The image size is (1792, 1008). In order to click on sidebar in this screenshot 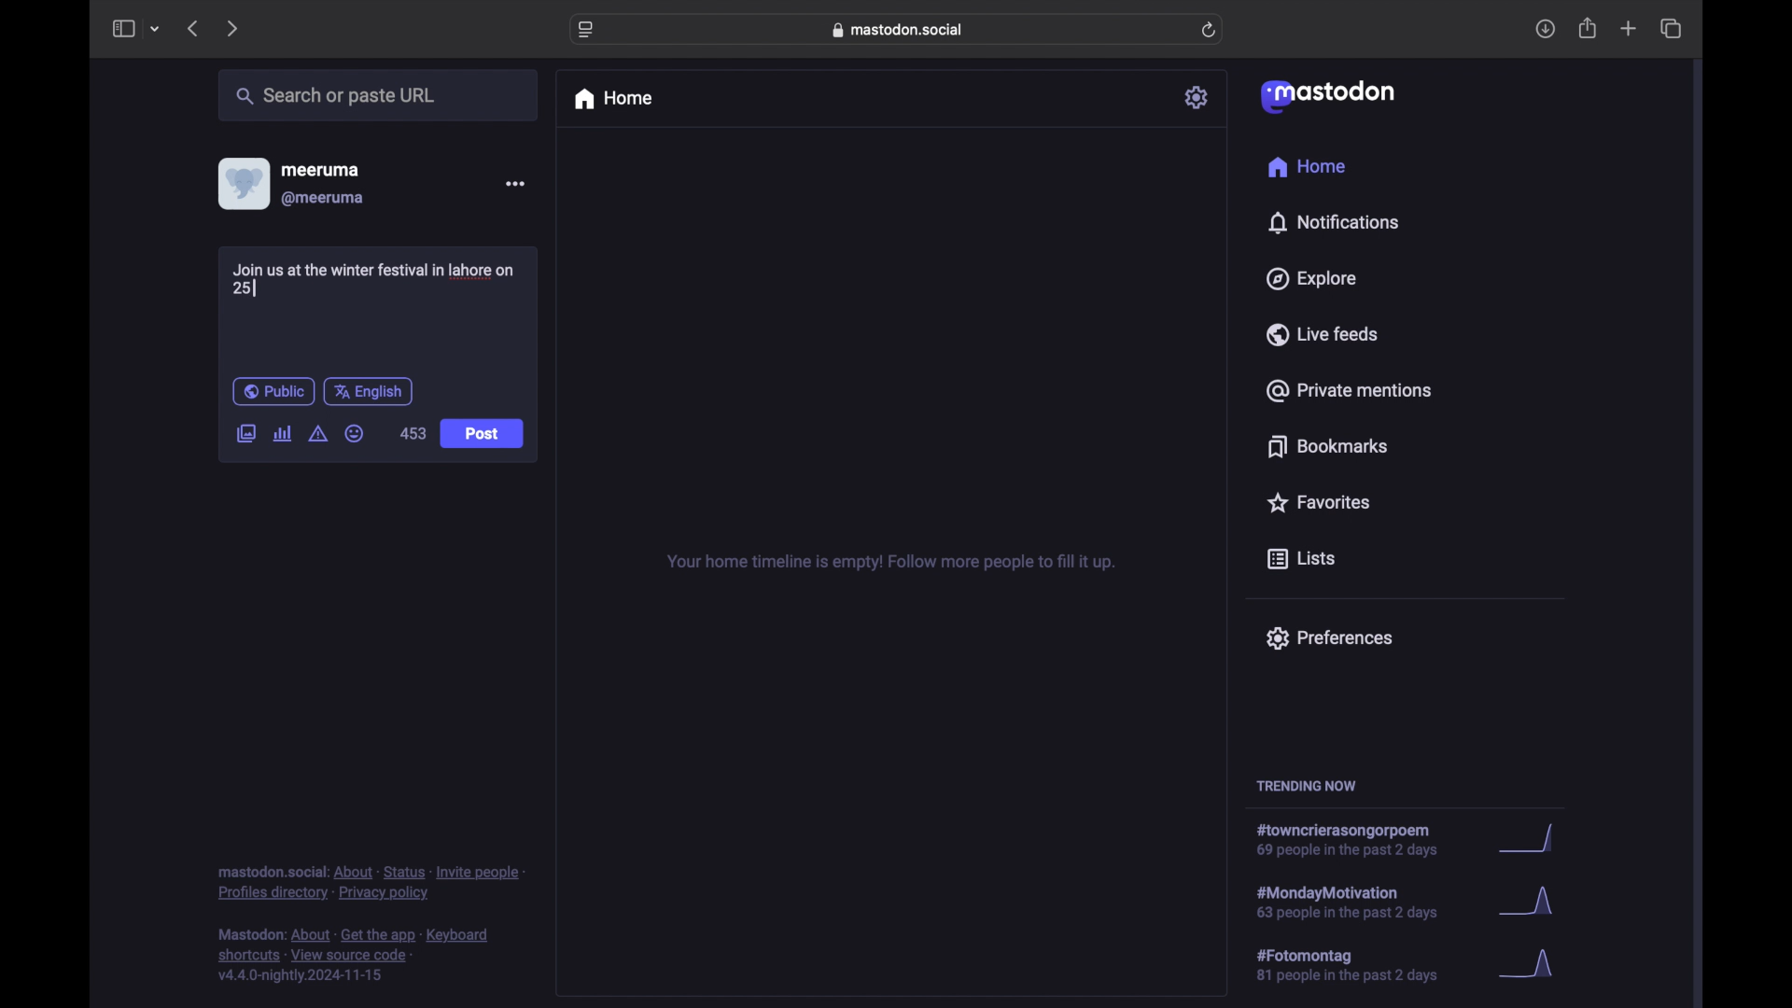, I will do `click(122, 28)`.